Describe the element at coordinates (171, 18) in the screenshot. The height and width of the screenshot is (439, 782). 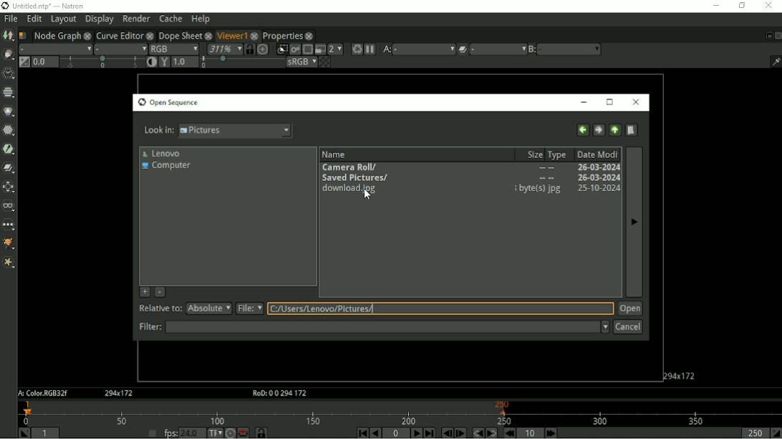
I see `Cache` at that location.